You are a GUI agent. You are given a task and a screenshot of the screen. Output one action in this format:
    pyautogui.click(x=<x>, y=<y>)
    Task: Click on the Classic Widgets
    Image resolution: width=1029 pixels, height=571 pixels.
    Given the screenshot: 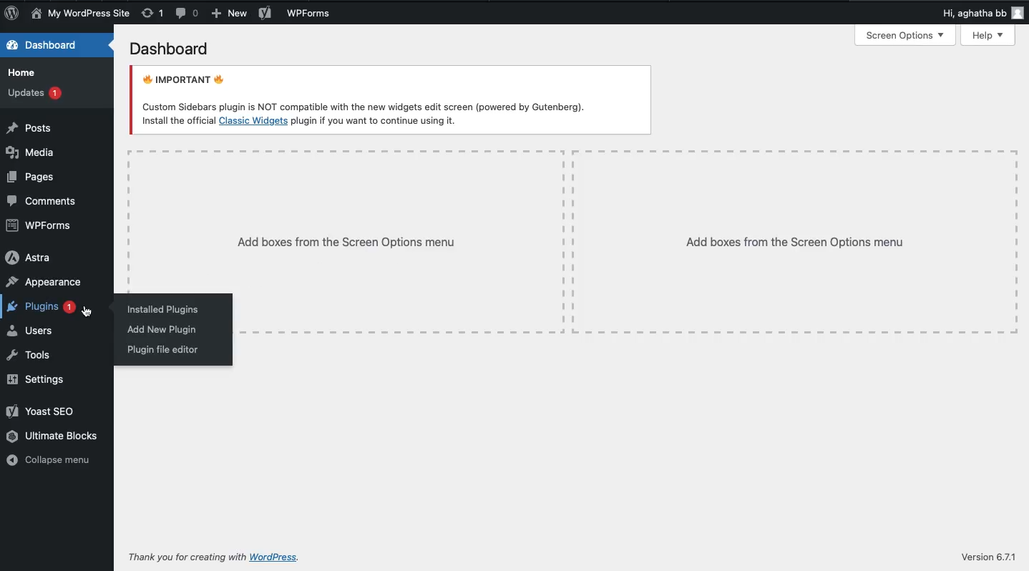 What is the action you would take?
    pyautogui.click(x=253, y=121)
    